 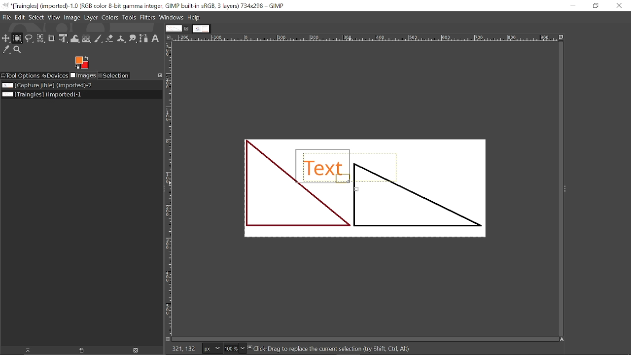 I want to click on Zoom tool, so click(x=18, y=49).